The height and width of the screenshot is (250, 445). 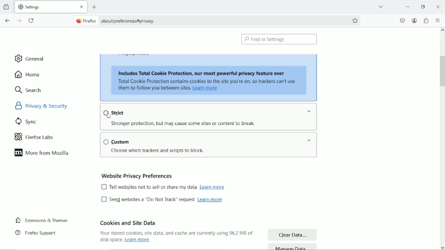 I want to click on firefox support, so click(x=34, y=233).